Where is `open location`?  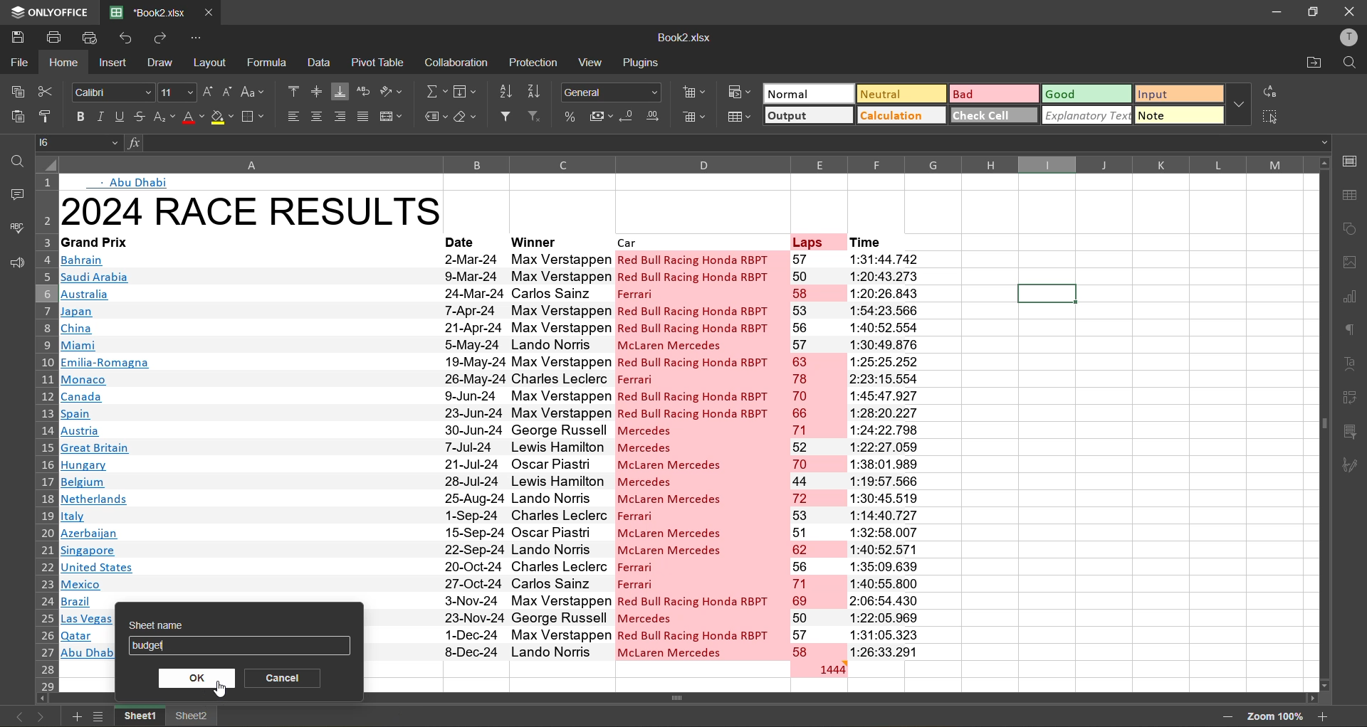
open location is located at coordinates (1307, 65).